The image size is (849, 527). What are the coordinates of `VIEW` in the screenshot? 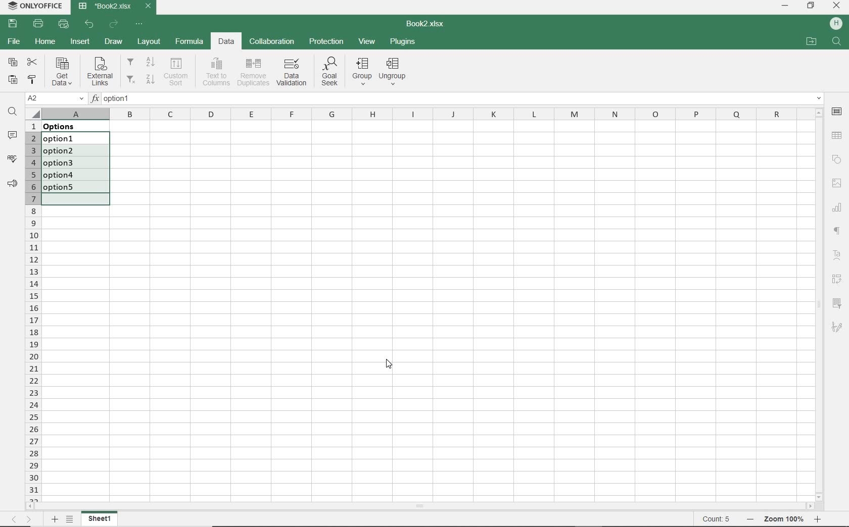 It's located at (367, 41).